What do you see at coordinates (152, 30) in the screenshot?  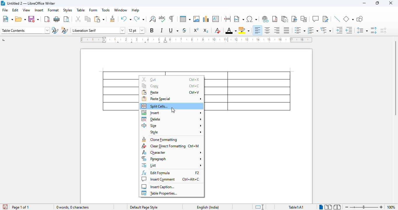 I see `bold` at bounding box center [152, 30].